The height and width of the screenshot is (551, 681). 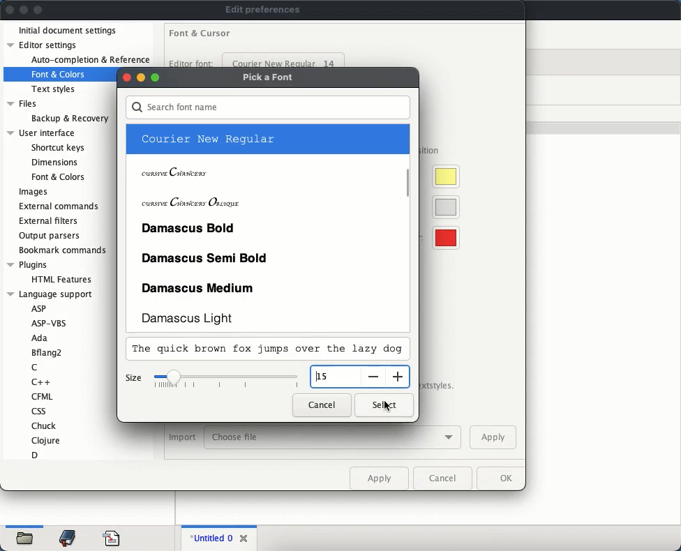 What do you see at coordinates (90, 60) in the screenshot?
I see `auto completion ` at bounding box center [90, 60].